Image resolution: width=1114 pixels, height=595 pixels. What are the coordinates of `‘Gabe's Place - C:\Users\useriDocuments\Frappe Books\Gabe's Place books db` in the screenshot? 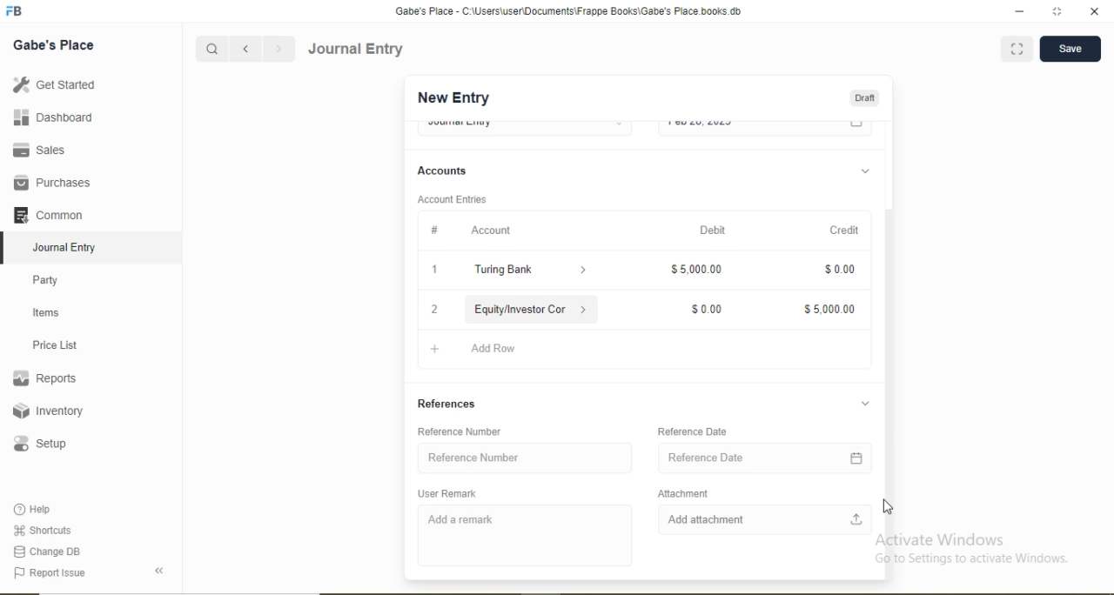 It's located at (567, 11).